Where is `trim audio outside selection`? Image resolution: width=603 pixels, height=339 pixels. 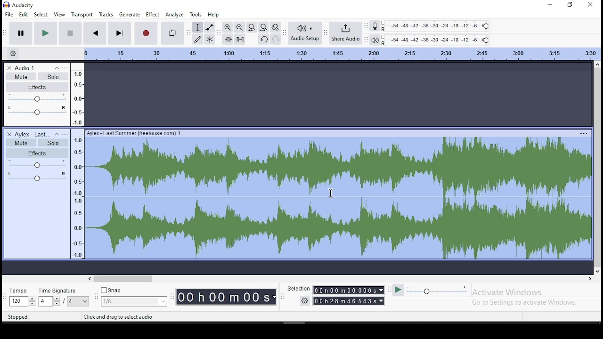 trim audio outside selection is located at coordinates (227, 39).